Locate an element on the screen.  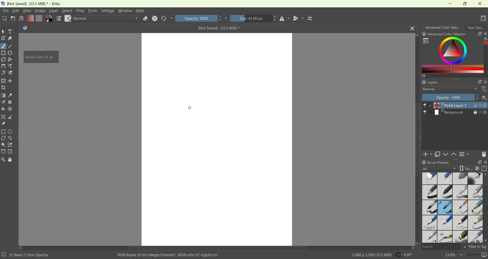
cursor/brush is located at coordinates (191, 107).